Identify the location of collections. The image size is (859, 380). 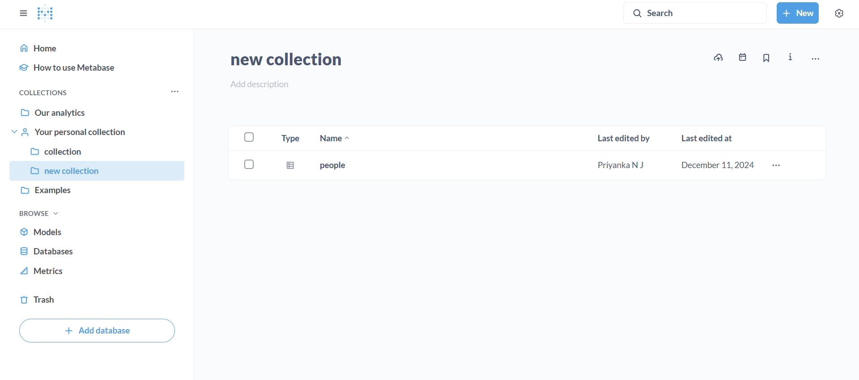
(46, 93).